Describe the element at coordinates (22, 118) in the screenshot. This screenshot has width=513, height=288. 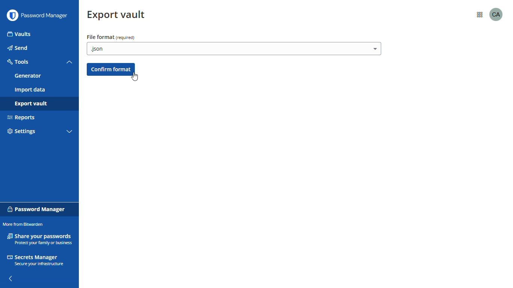
I see `reports` at that location.